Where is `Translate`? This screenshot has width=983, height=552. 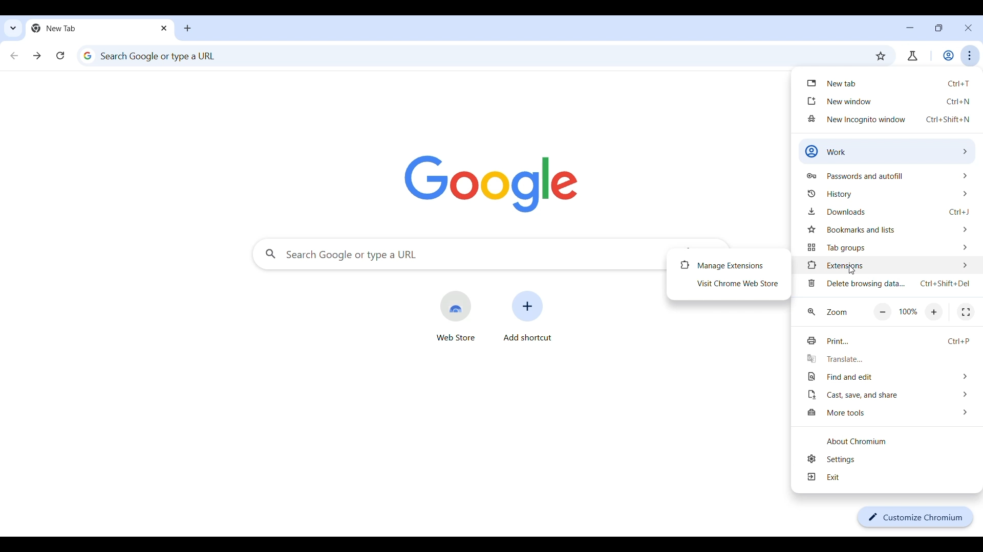
Translate is located at coordinates (889, 359).